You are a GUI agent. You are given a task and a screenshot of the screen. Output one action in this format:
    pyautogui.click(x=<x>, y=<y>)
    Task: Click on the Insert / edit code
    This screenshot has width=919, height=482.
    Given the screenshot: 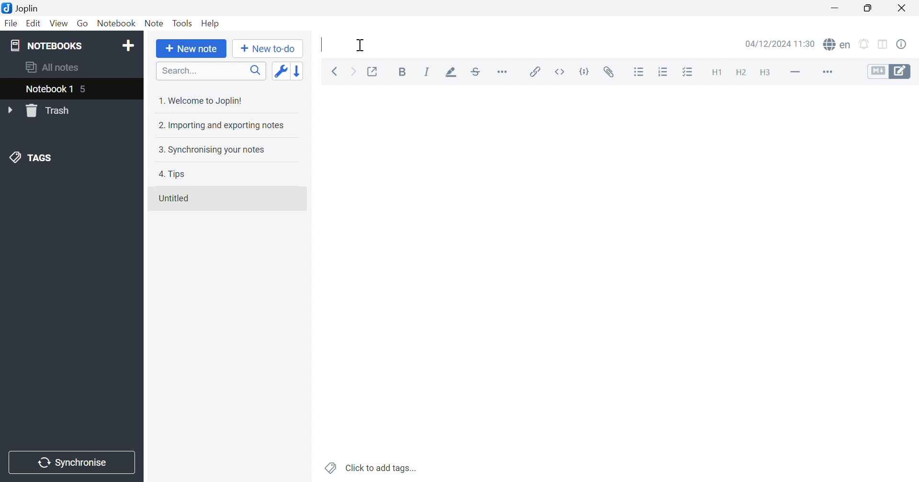 What is the action you would take?
    pyautogui.click(x=533, y=72)
    